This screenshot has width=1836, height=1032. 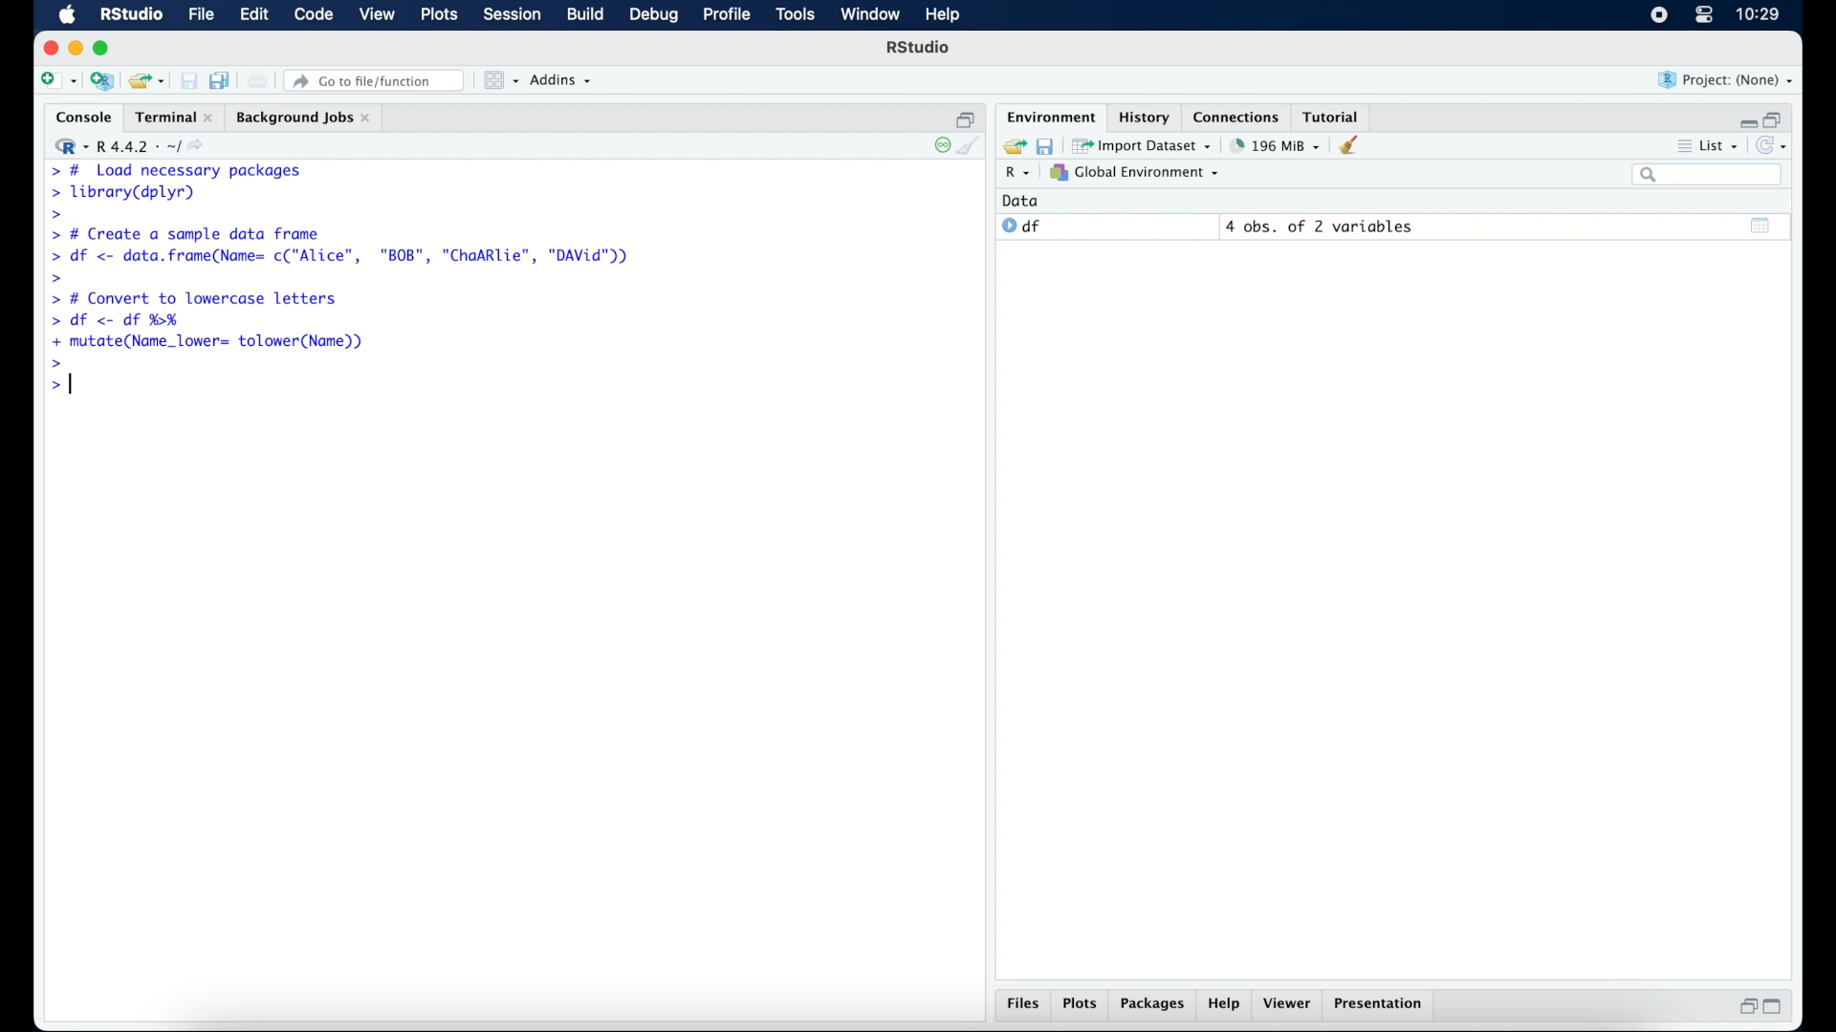 I want to click on R 4.4.2, so click(x=134, y=147).